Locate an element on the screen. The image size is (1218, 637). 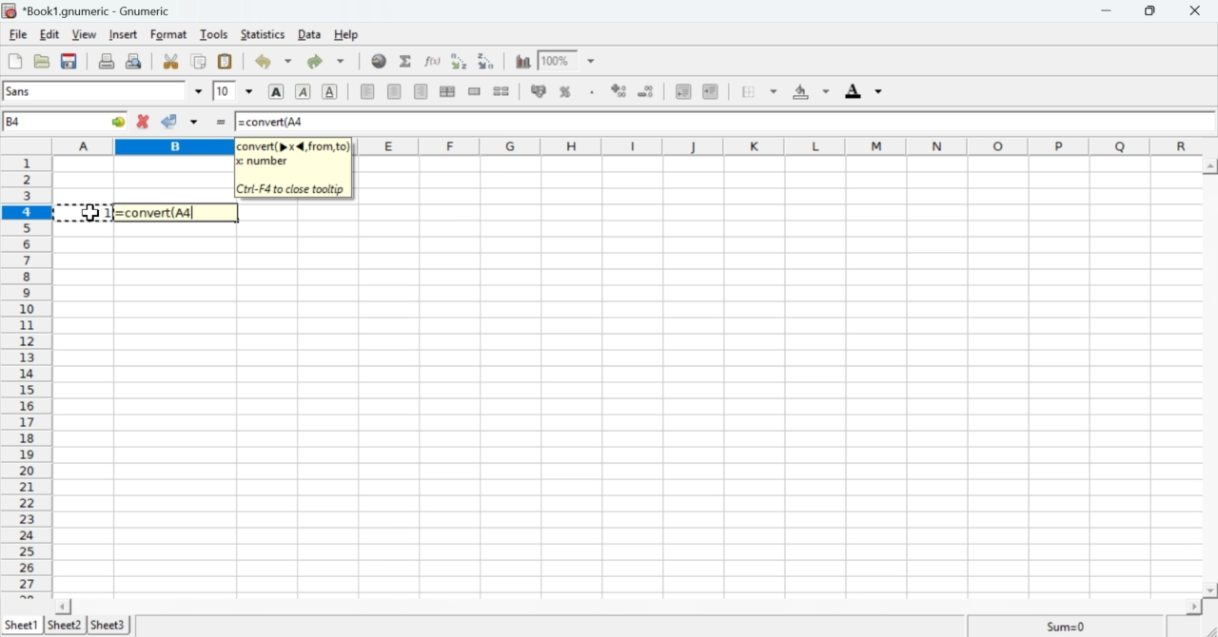
=convert(A4 is located at coordinates (177, 212).